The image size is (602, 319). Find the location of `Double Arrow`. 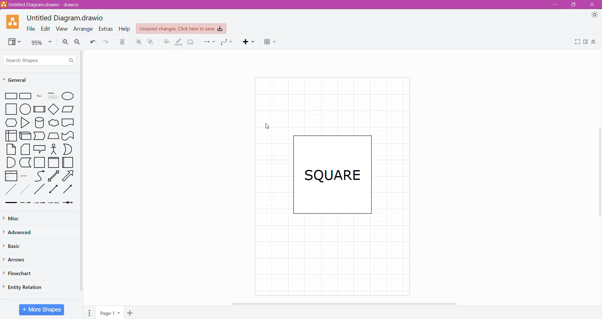

Double Arrow is located at coordinates (53, 190).